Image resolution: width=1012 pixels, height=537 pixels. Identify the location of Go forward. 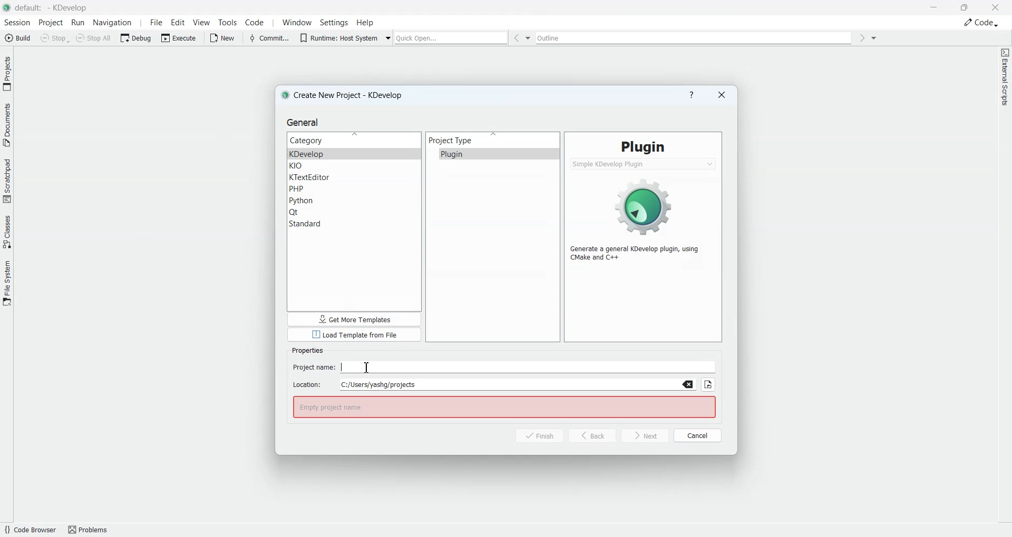
(862, 38).